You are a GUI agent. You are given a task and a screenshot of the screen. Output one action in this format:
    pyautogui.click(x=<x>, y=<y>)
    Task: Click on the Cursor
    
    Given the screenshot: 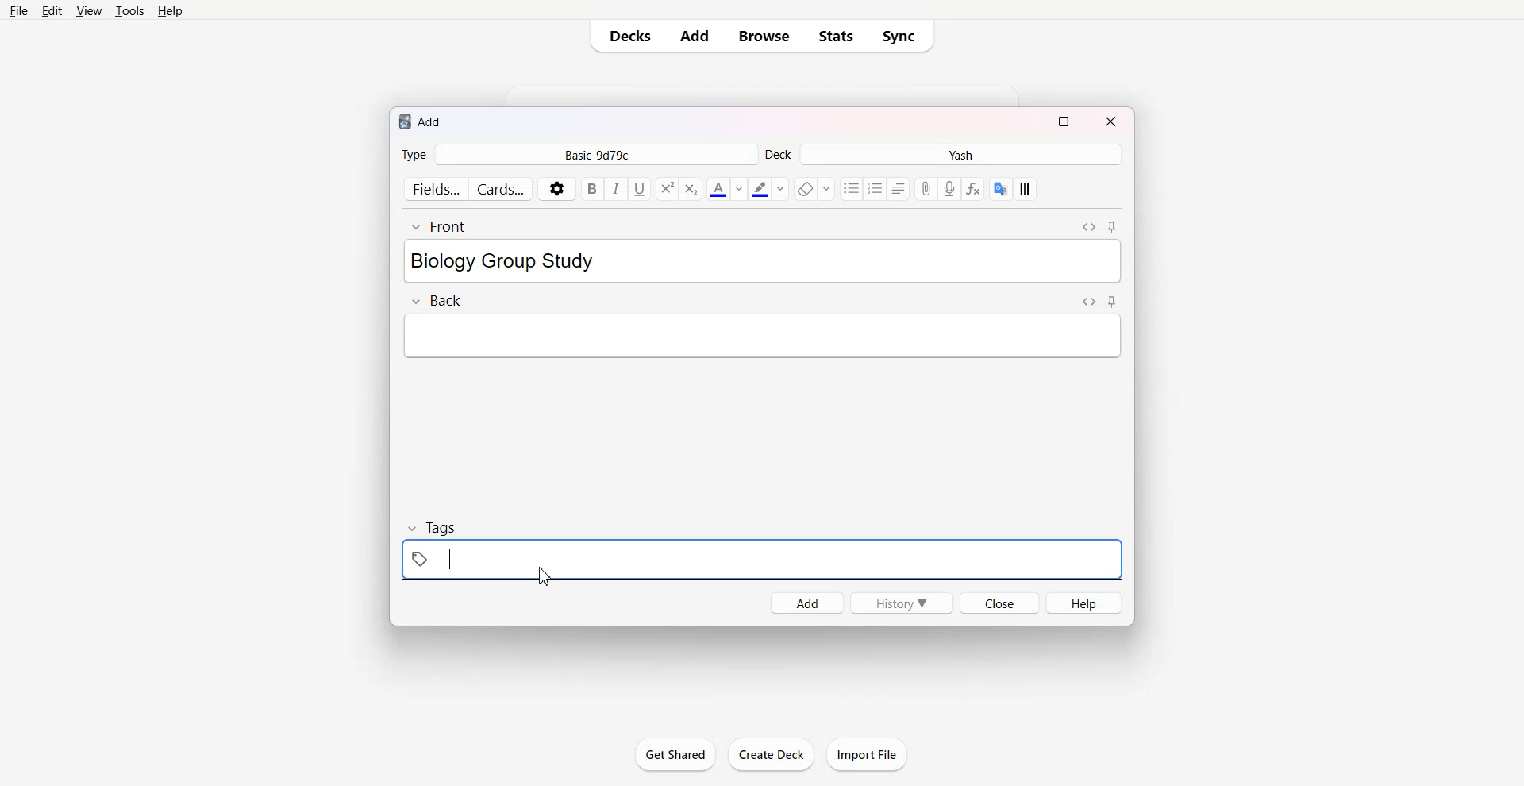 What is the action you would take?
    pyautogui.click(x=545, y=576)
    